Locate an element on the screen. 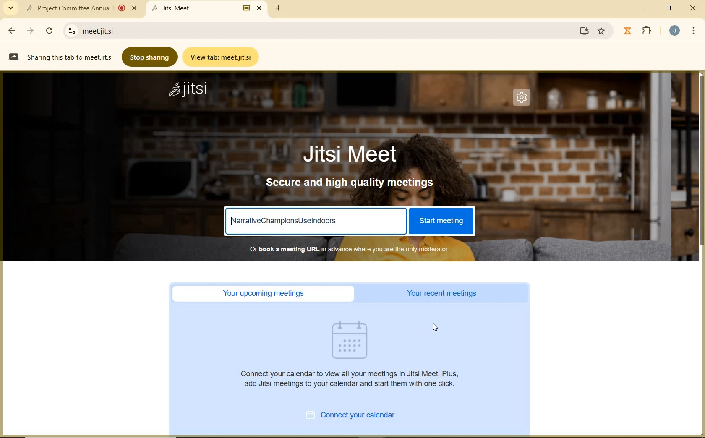  Project Committee Annual is located at coordinates (81, 8).